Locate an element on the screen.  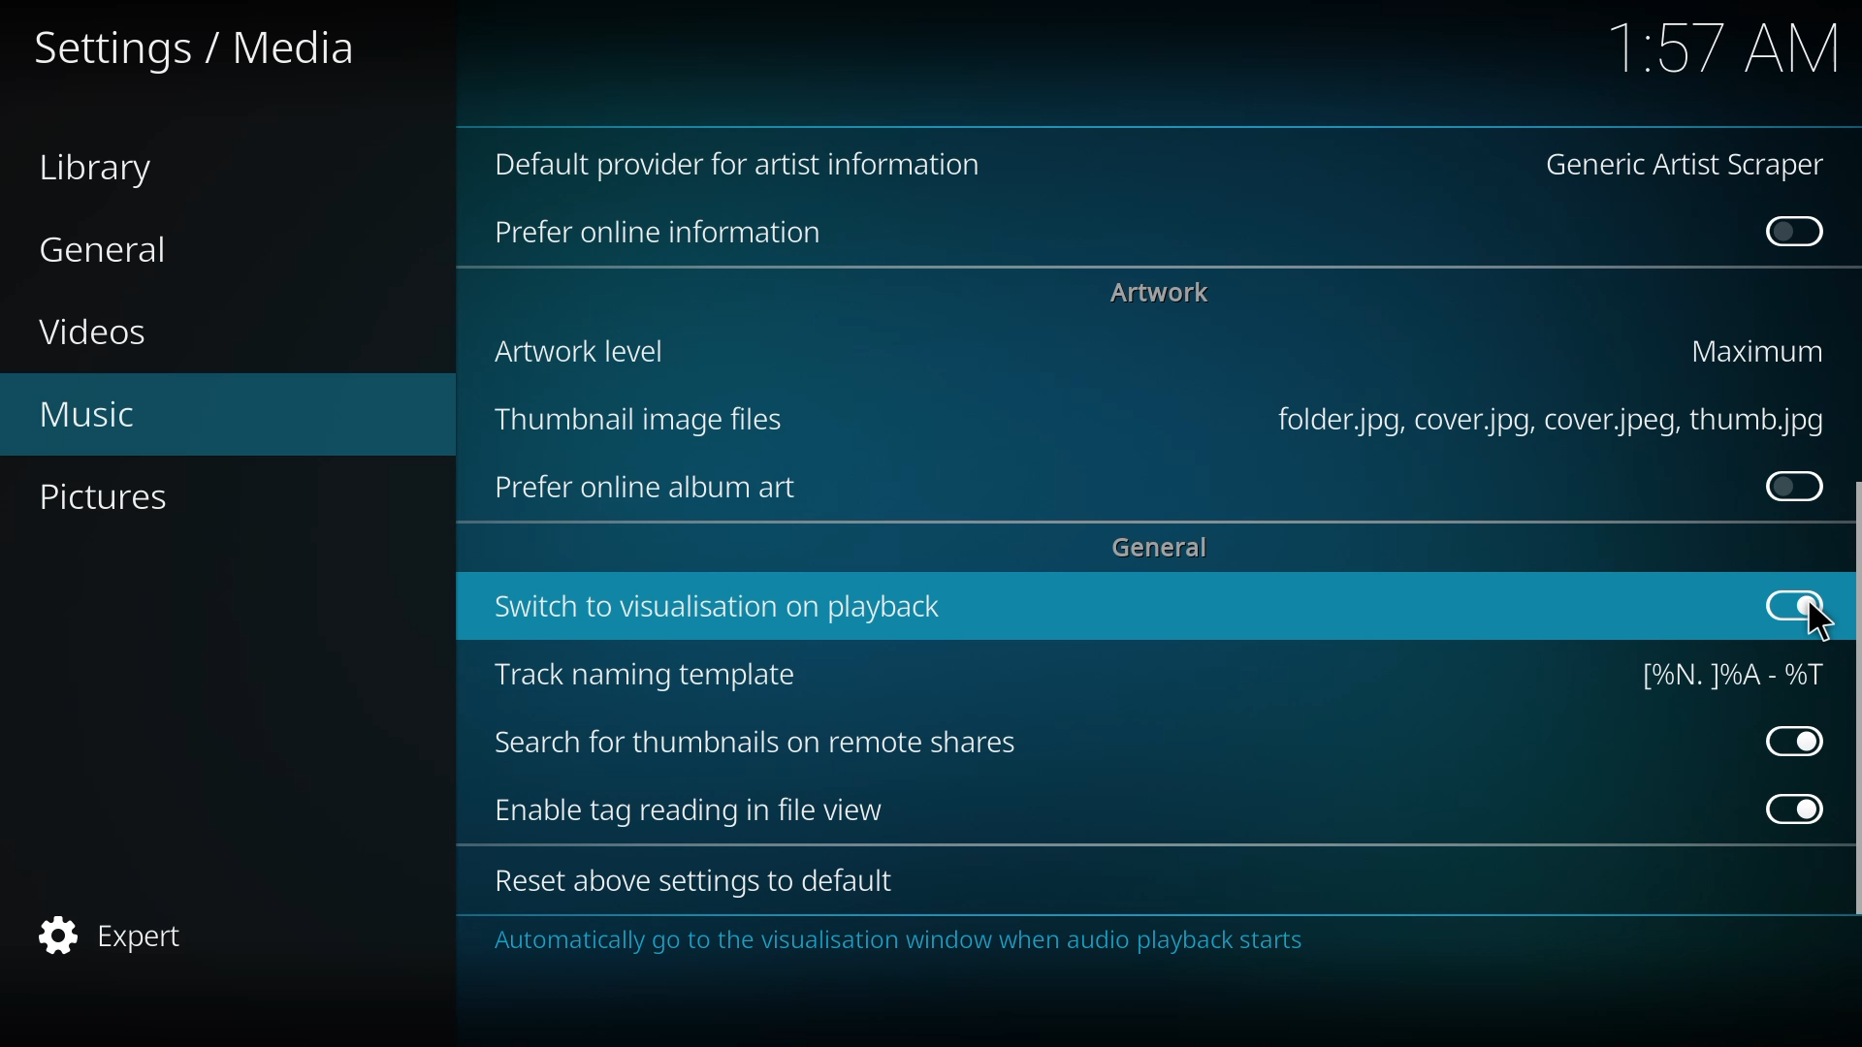
general is located at coordinates (106, 250).